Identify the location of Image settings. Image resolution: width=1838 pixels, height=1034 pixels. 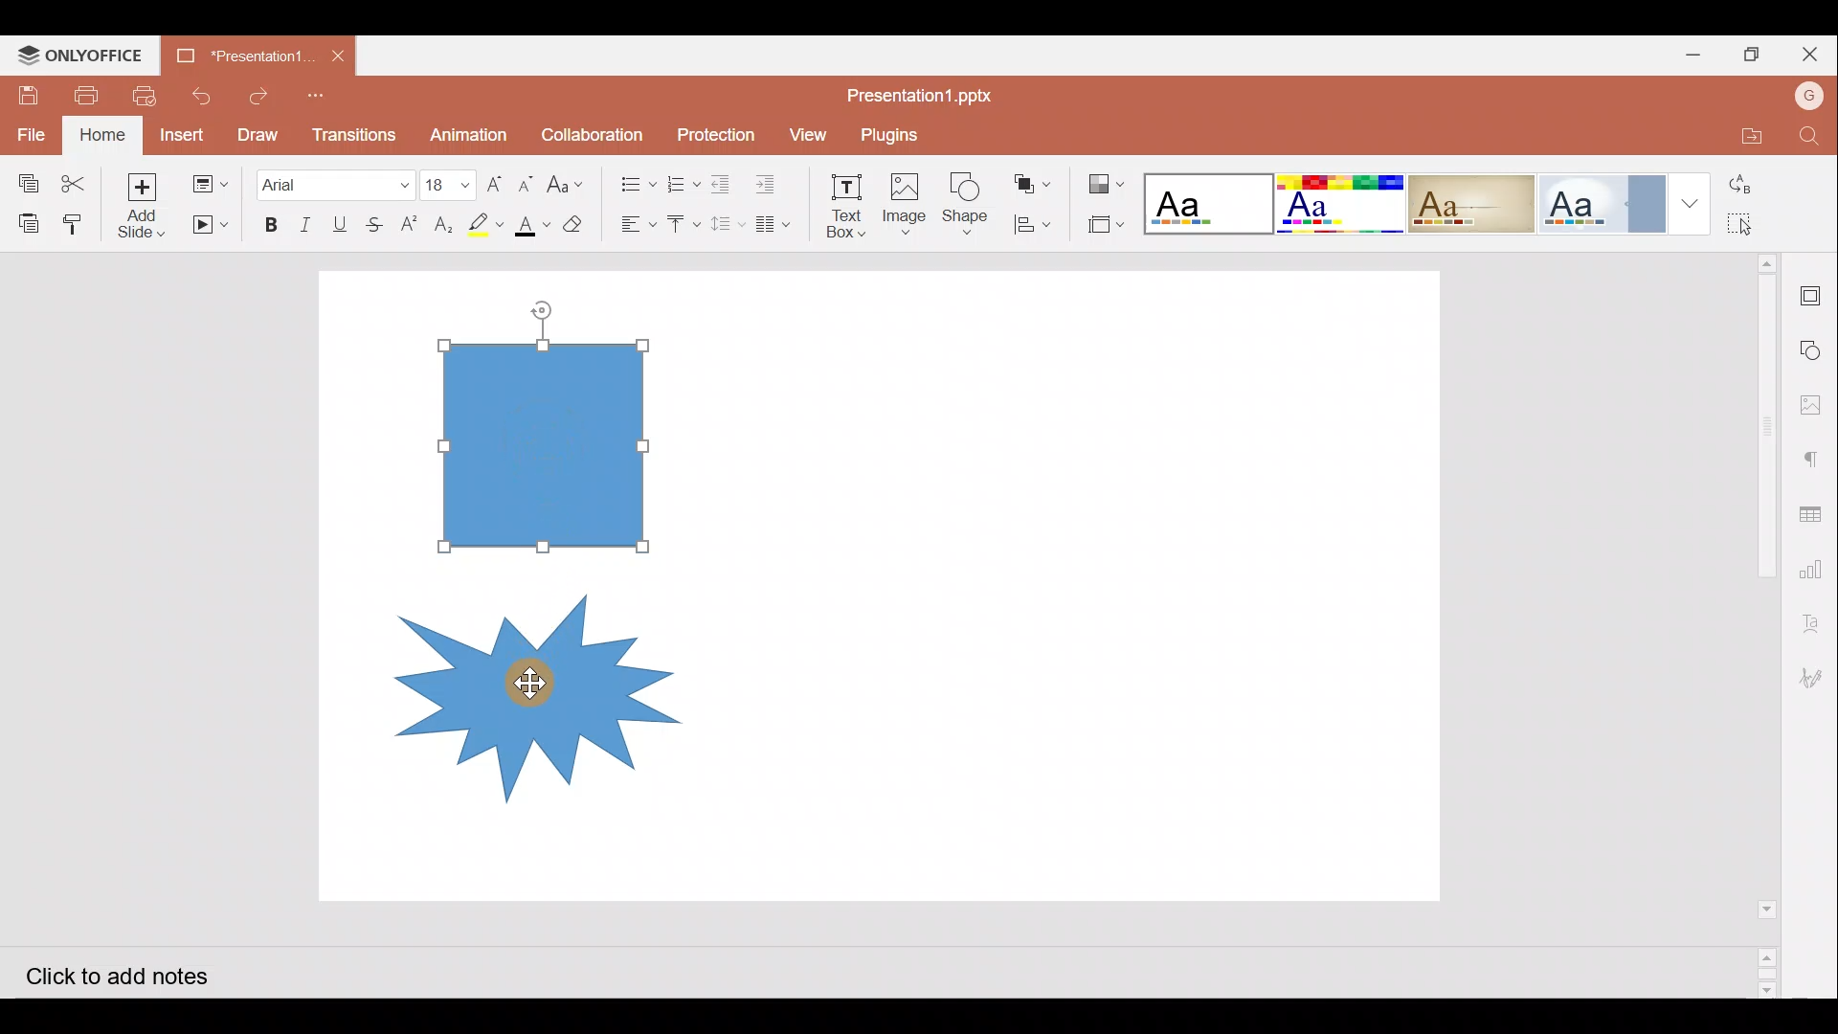
(1816, 399).